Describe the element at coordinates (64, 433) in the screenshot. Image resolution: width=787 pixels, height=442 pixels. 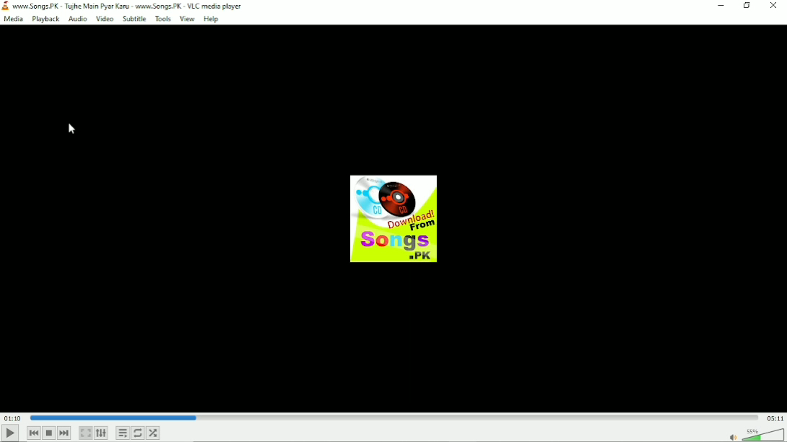
I see `Next` at that location.